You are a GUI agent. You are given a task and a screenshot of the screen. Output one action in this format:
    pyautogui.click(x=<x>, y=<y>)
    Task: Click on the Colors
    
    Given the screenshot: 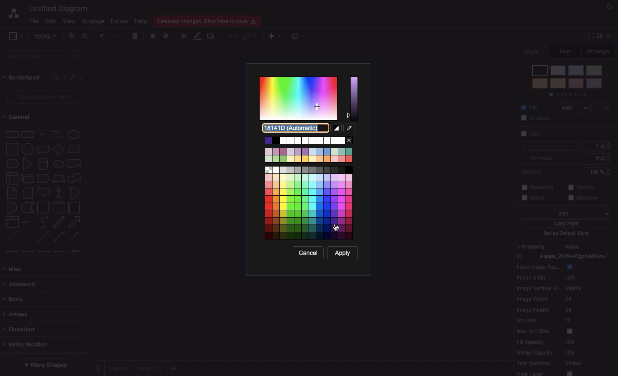 What is the action you would take?
    pyautogui.click(x=309, y=188)
    